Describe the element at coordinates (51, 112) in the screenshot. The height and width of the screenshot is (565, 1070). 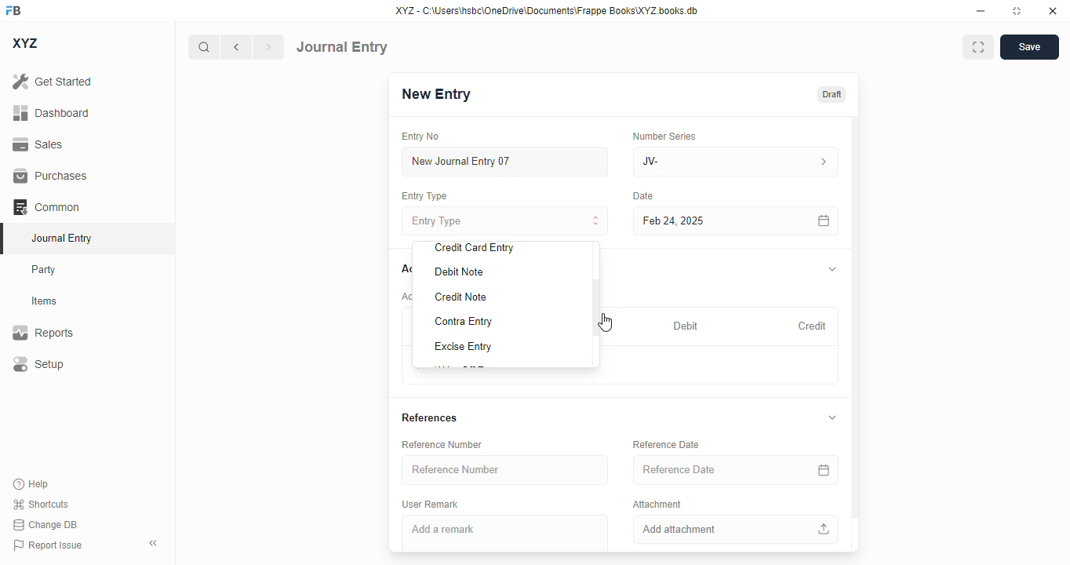
I see `dashboard` at that location.